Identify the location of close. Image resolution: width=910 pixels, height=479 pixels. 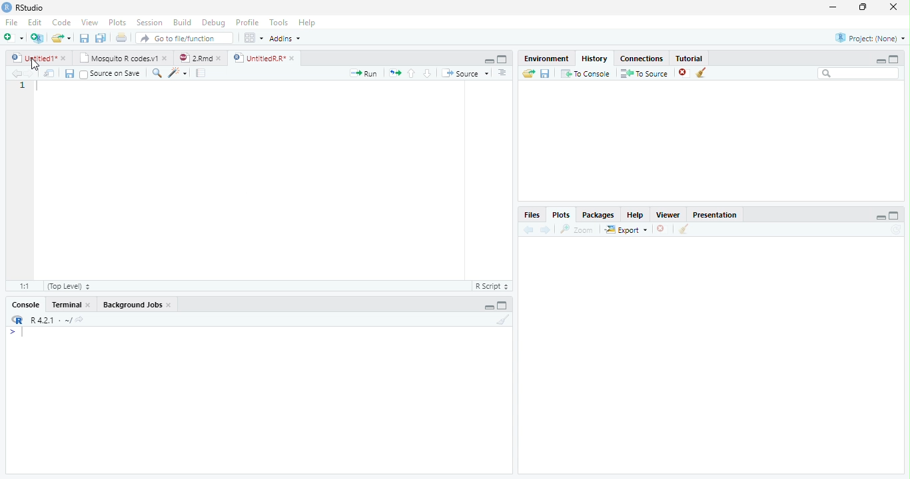
(683, 73).